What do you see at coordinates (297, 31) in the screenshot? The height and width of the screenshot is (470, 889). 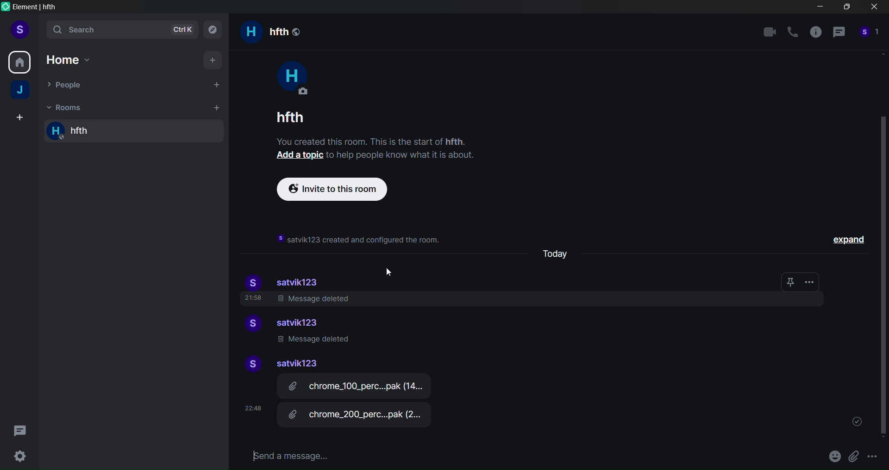 I see `public room` at bounding box center [297, 31].